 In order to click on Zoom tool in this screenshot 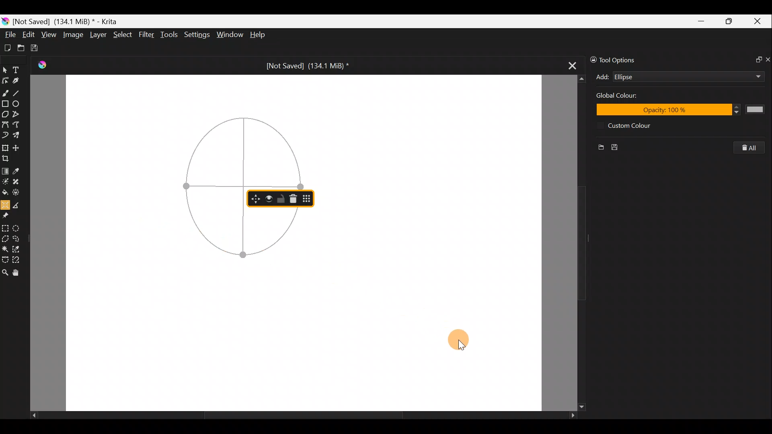, I will do `click(5, 272)`.